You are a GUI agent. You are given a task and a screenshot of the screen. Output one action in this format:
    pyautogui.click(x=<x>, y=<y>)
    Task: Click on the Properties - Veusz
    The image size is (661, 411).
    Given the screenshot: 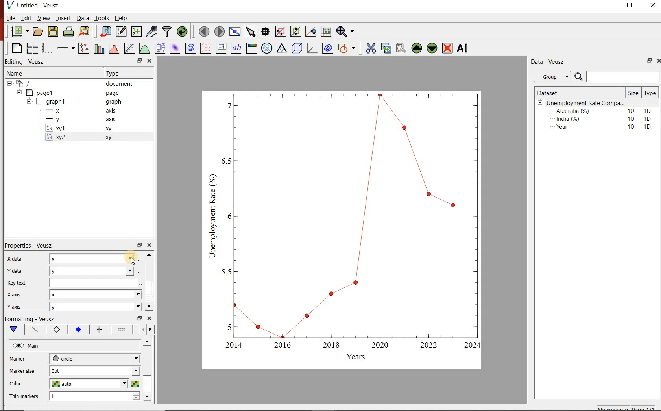 What is the action you would take?
    pyautogui.click(x=30, y=246)
    